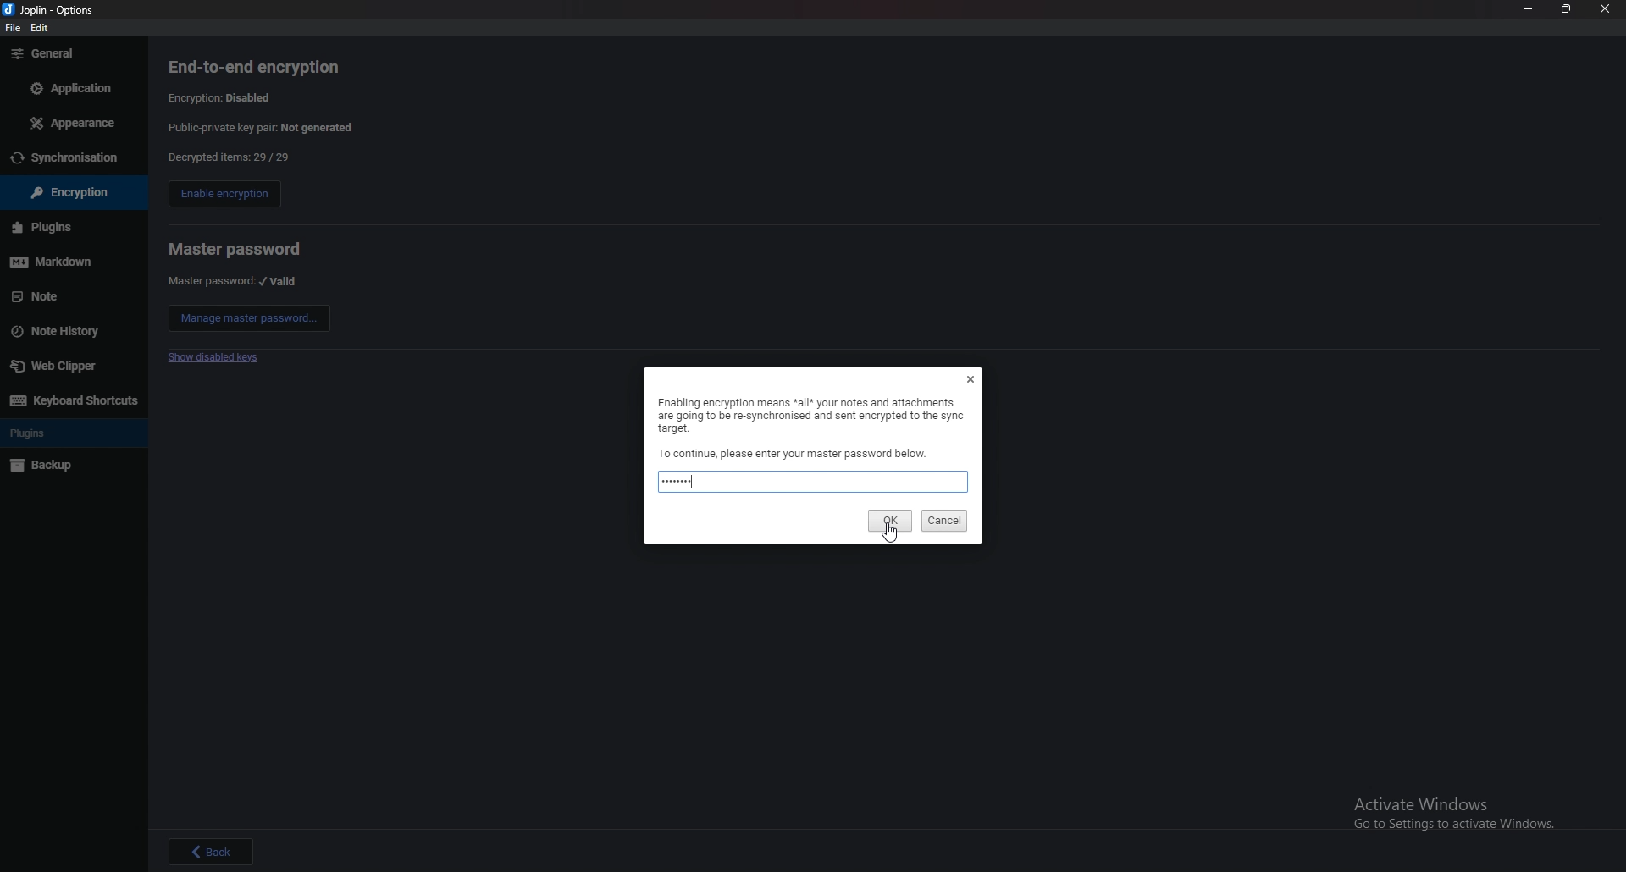 The height and width of the screenshot is (872, 1626). Describe the element at coordinates (63, 158) in the screenshot. I see `` at that location.